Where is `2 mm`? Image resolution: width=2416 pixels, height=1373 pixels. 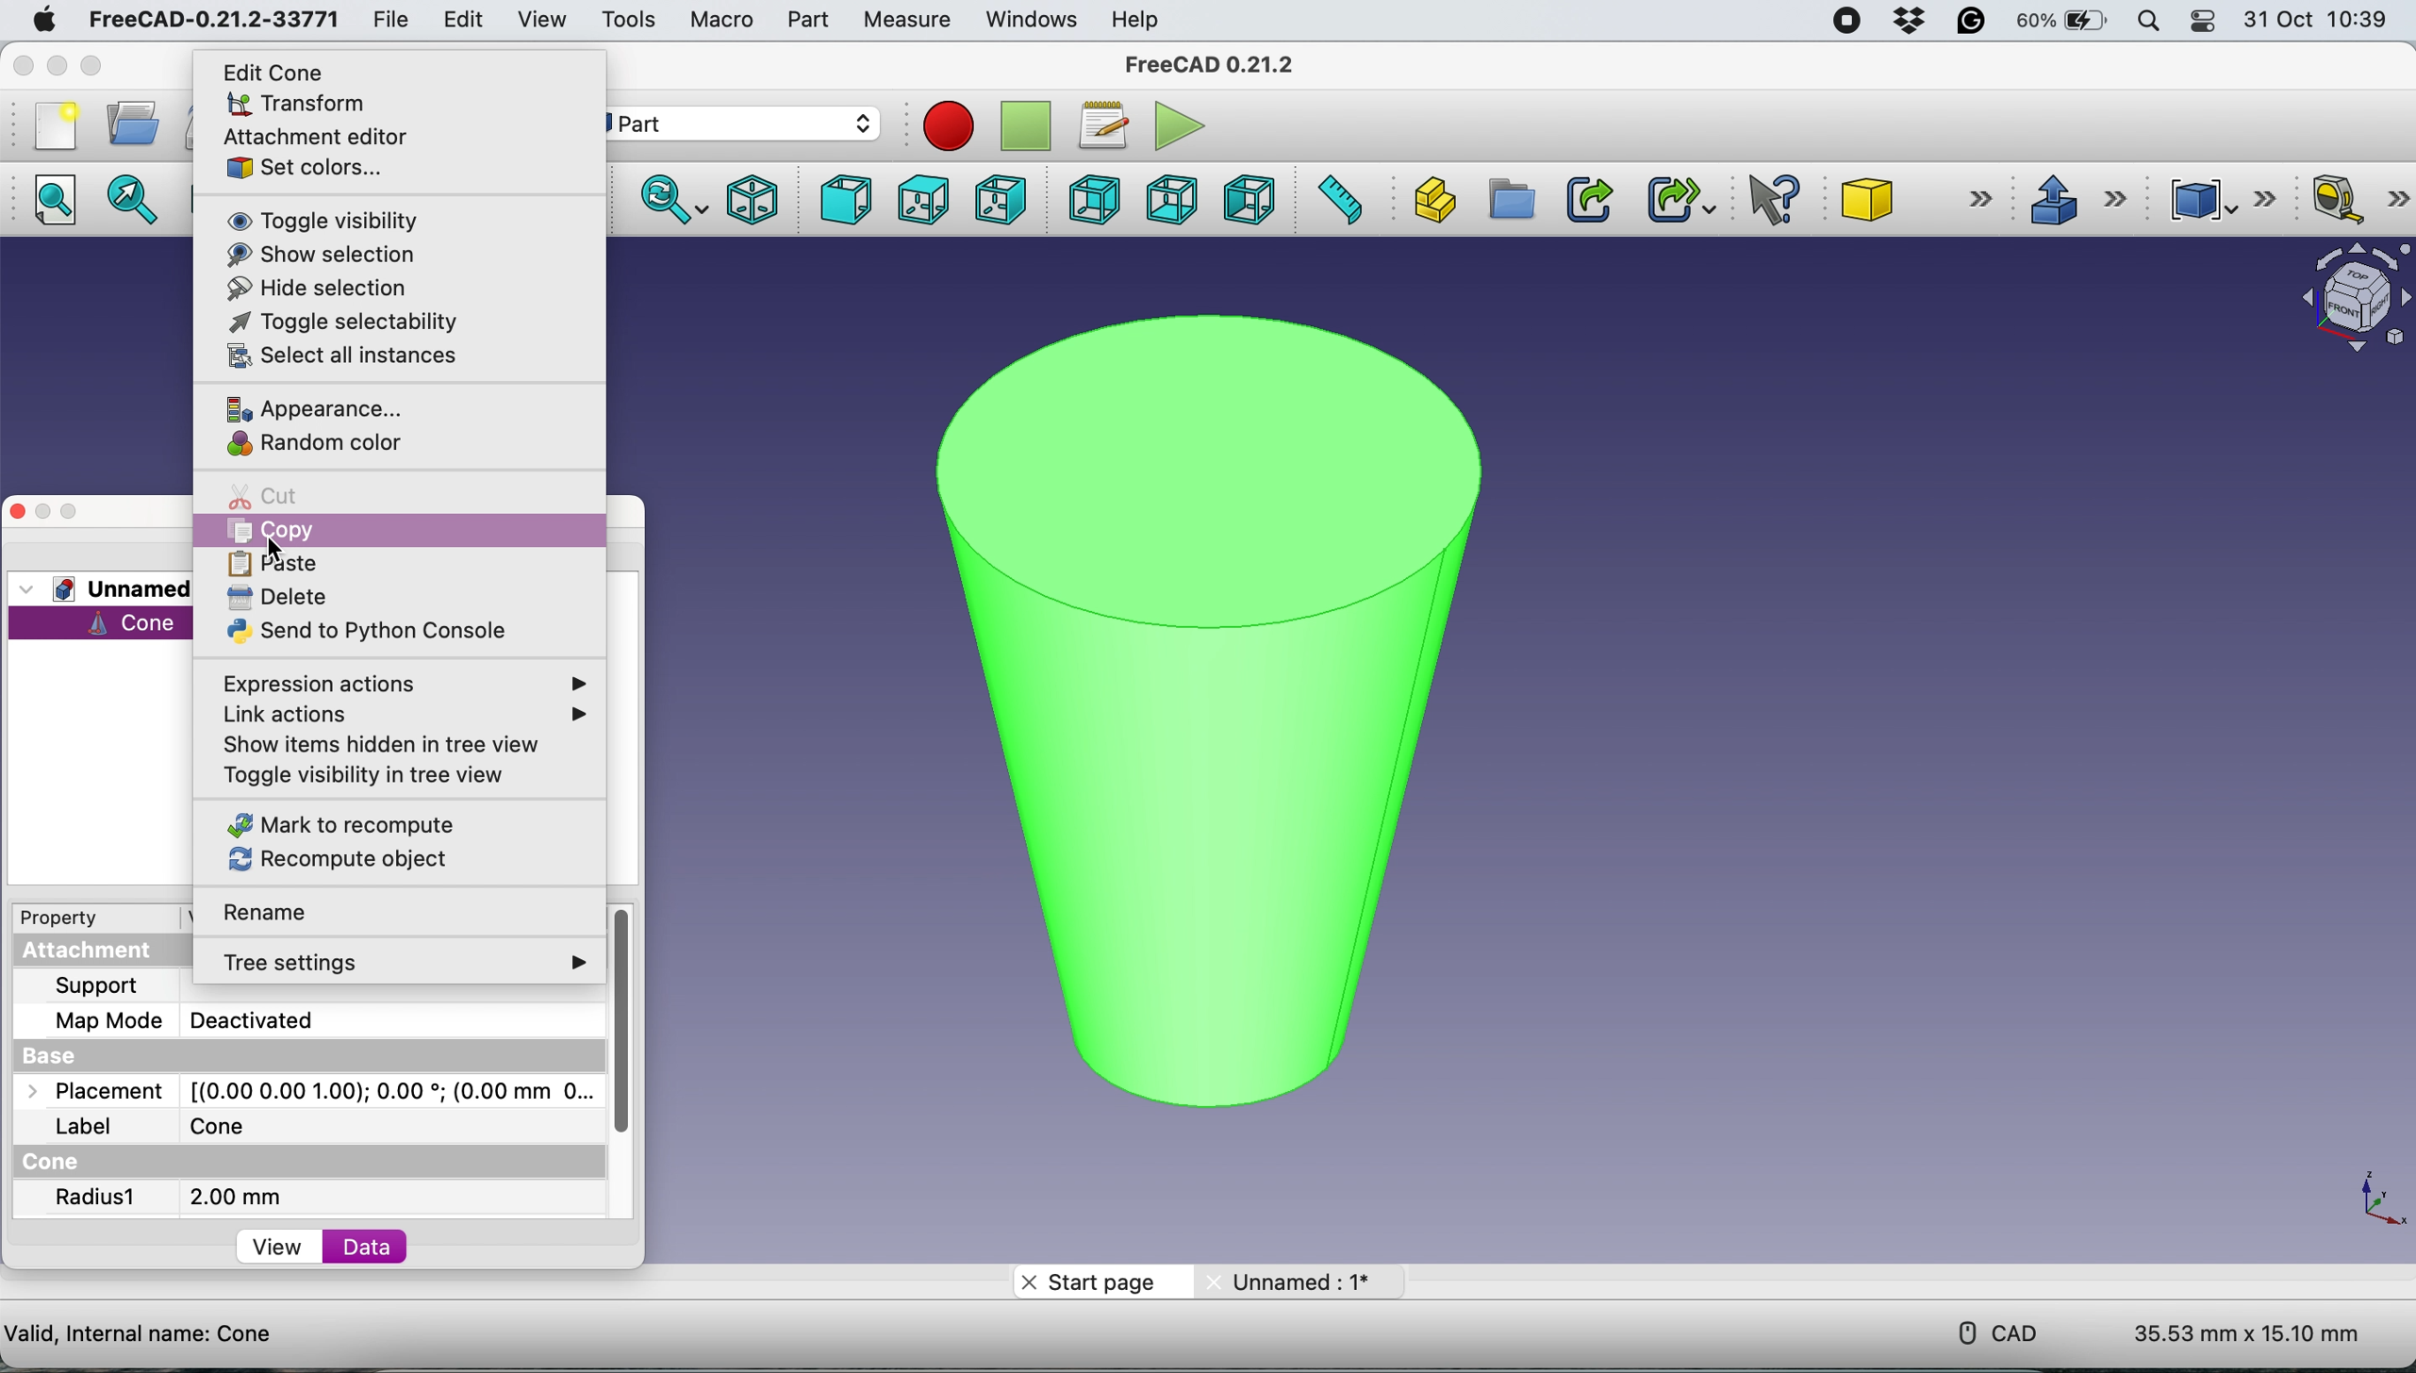 2 mm is located at coordinates (236, 1197).